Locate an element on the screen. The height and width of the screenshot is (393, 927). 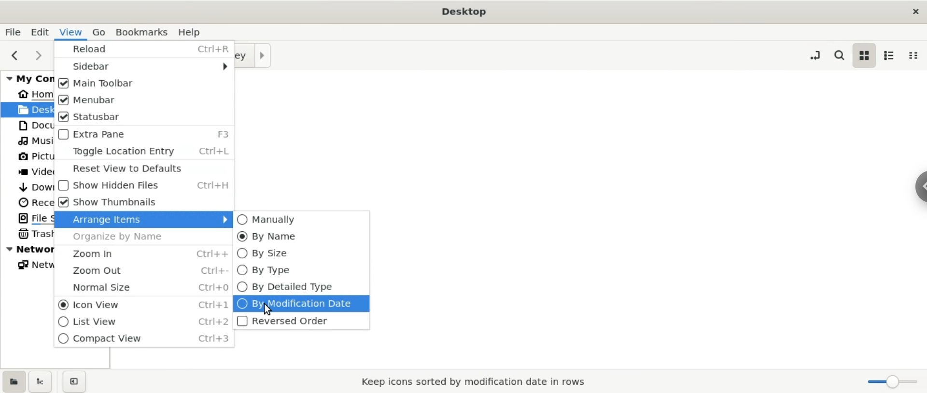
reload is located at coordinates (145, 50).